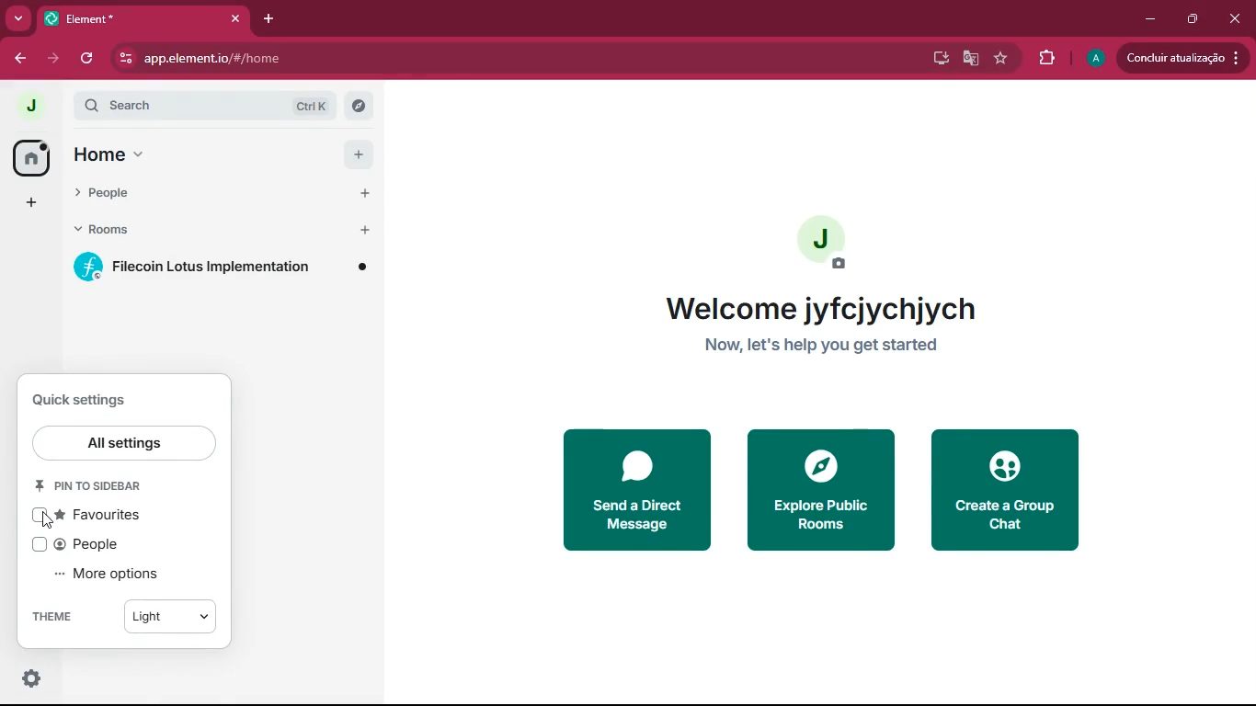 This screenshot has width=1256, height=706. I want to click on more options, so click(114, 574).